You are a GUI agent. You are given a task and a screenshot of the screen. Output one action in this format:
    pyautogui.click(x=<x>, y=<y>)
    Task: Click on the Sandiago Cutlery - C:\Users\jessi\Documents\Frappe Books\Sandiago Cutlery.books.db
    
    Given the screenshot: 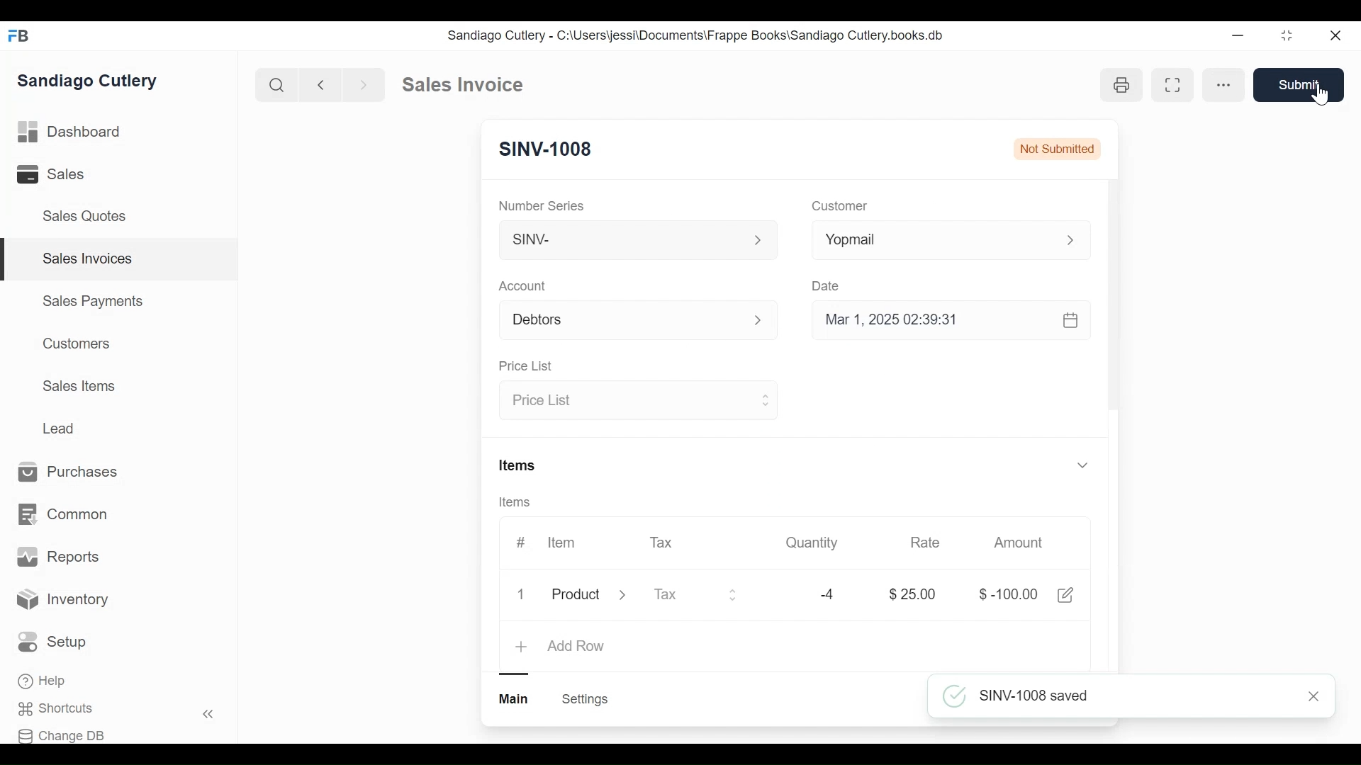 What is the action you would take?
    pyautogui.click(x=697, y=36)
    